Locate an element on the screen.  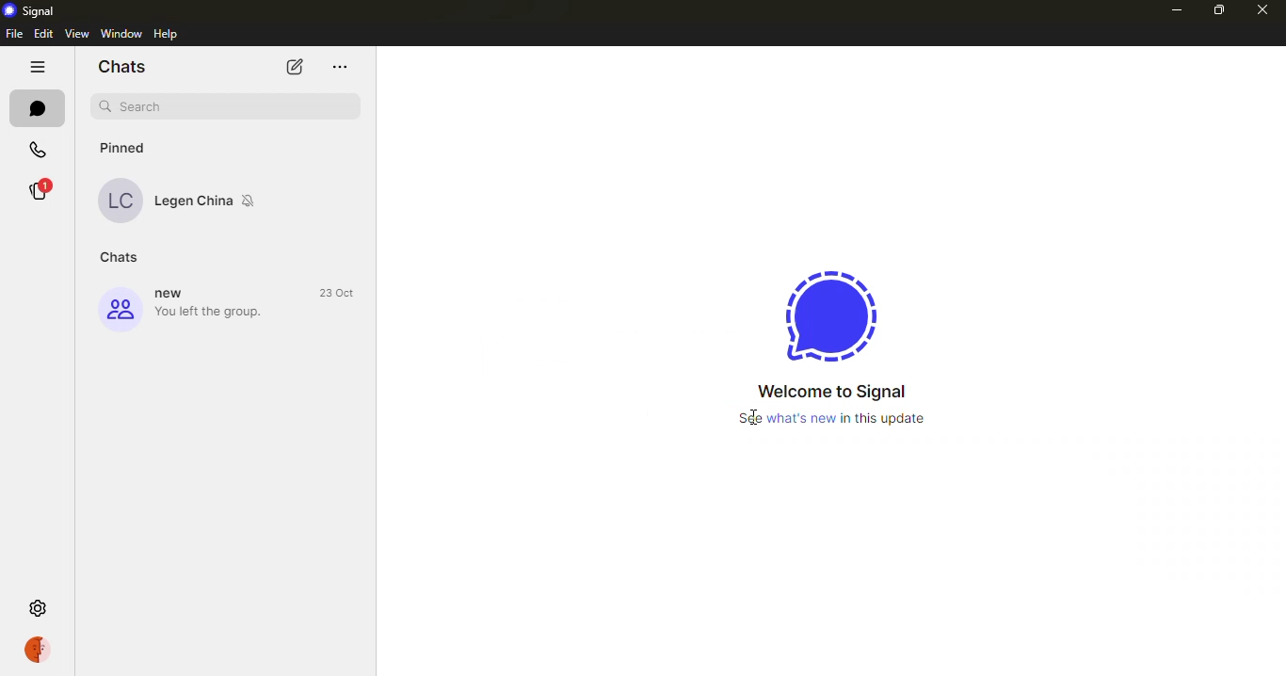
welcome is located at coordinates (832, 392).